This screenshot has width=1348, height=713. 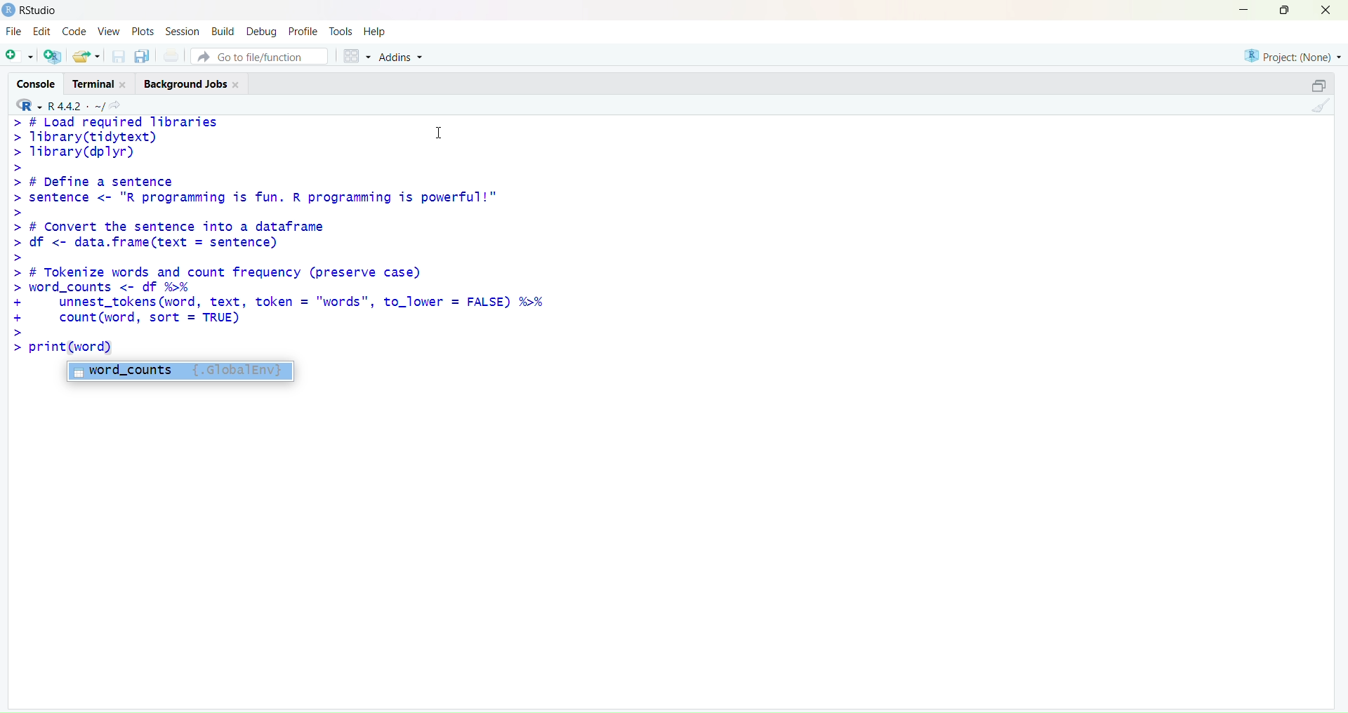 What do you see at coordinates (88, 56) in the screenshot?
I see `open an existing file` at bounding box center [88, 56].